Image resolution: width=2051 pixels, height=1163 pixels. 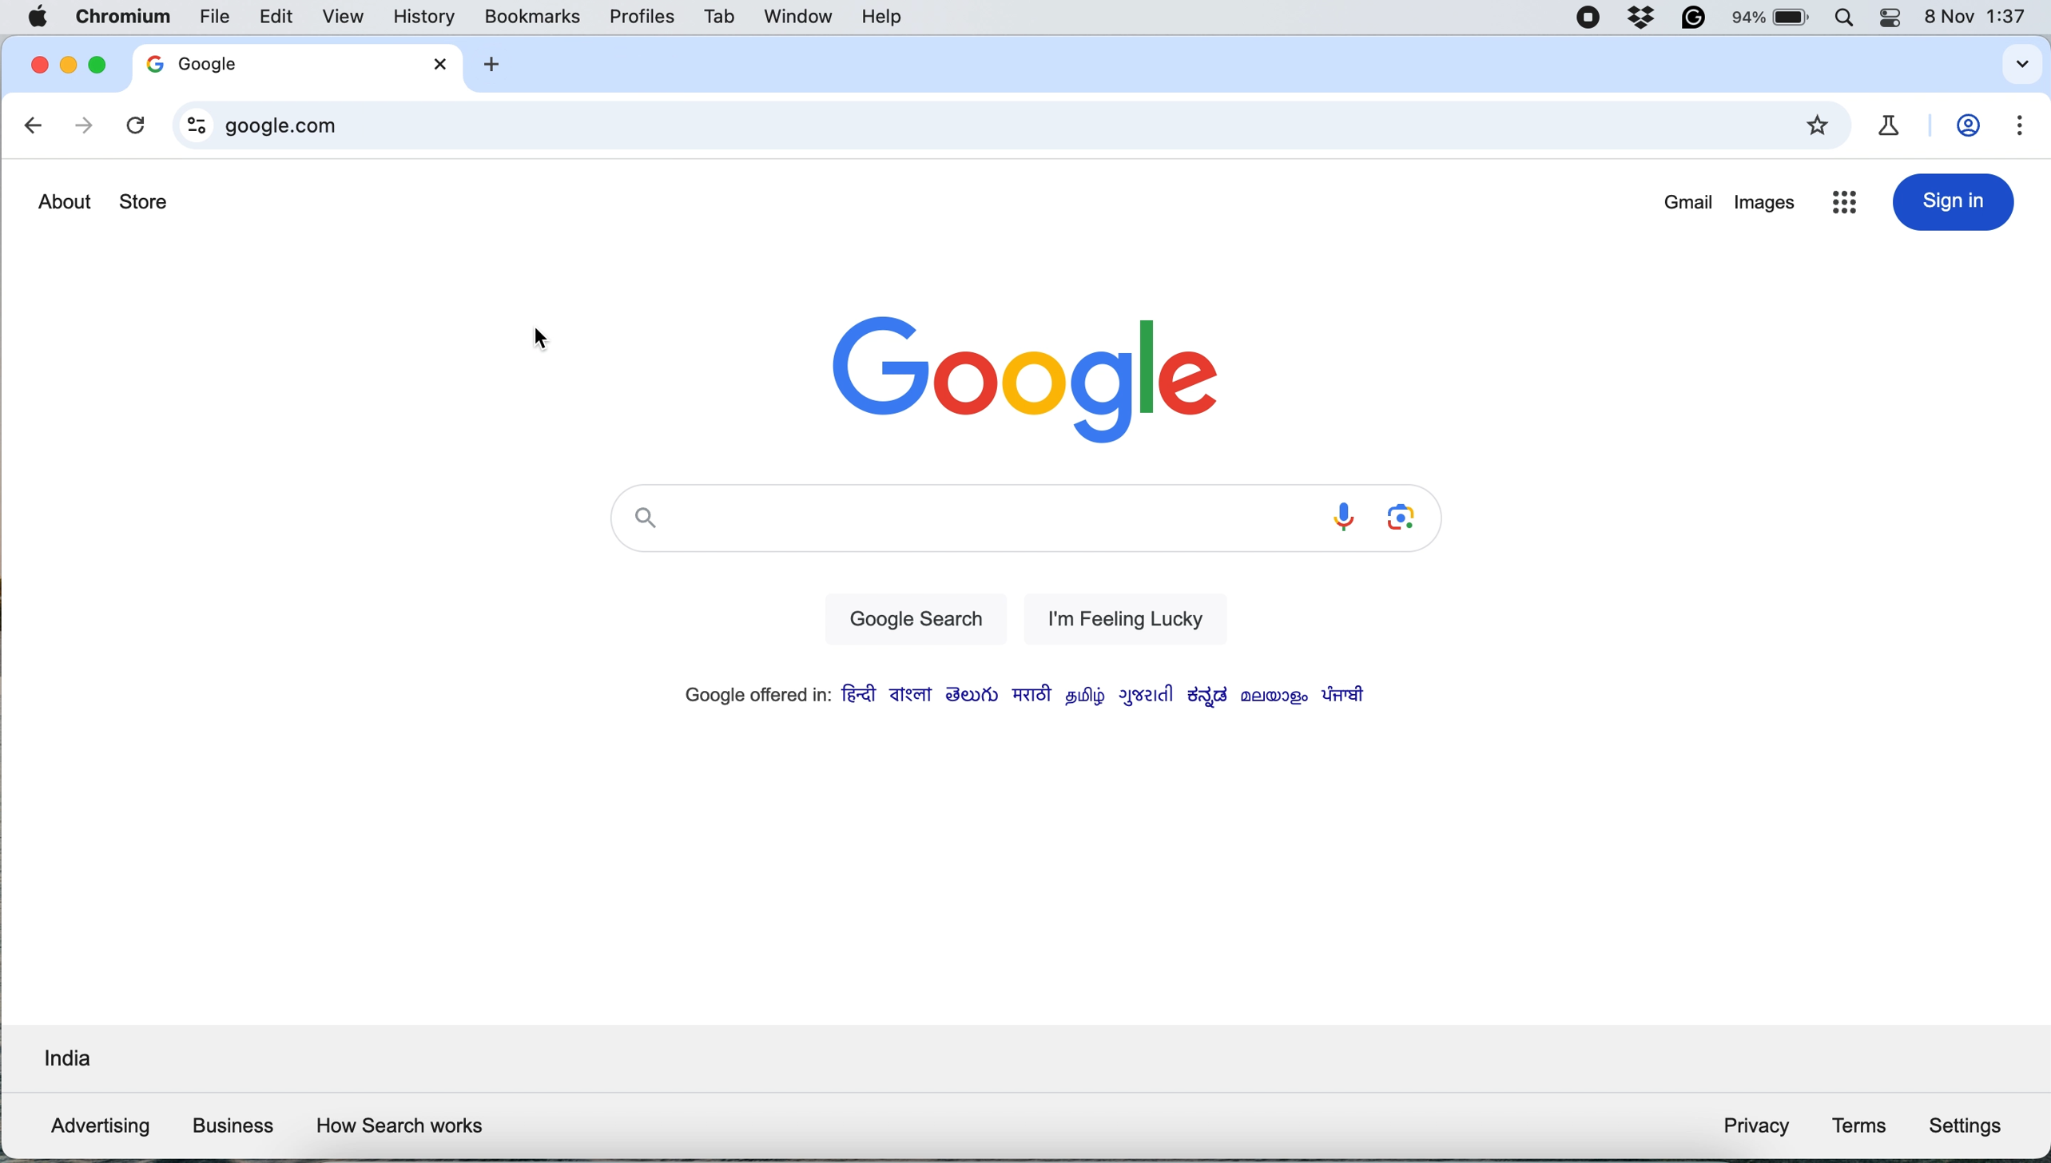 What do you see at coordinates (81, 127) in the screenshot?
I see `go forward` at bounding box center [81, 127].